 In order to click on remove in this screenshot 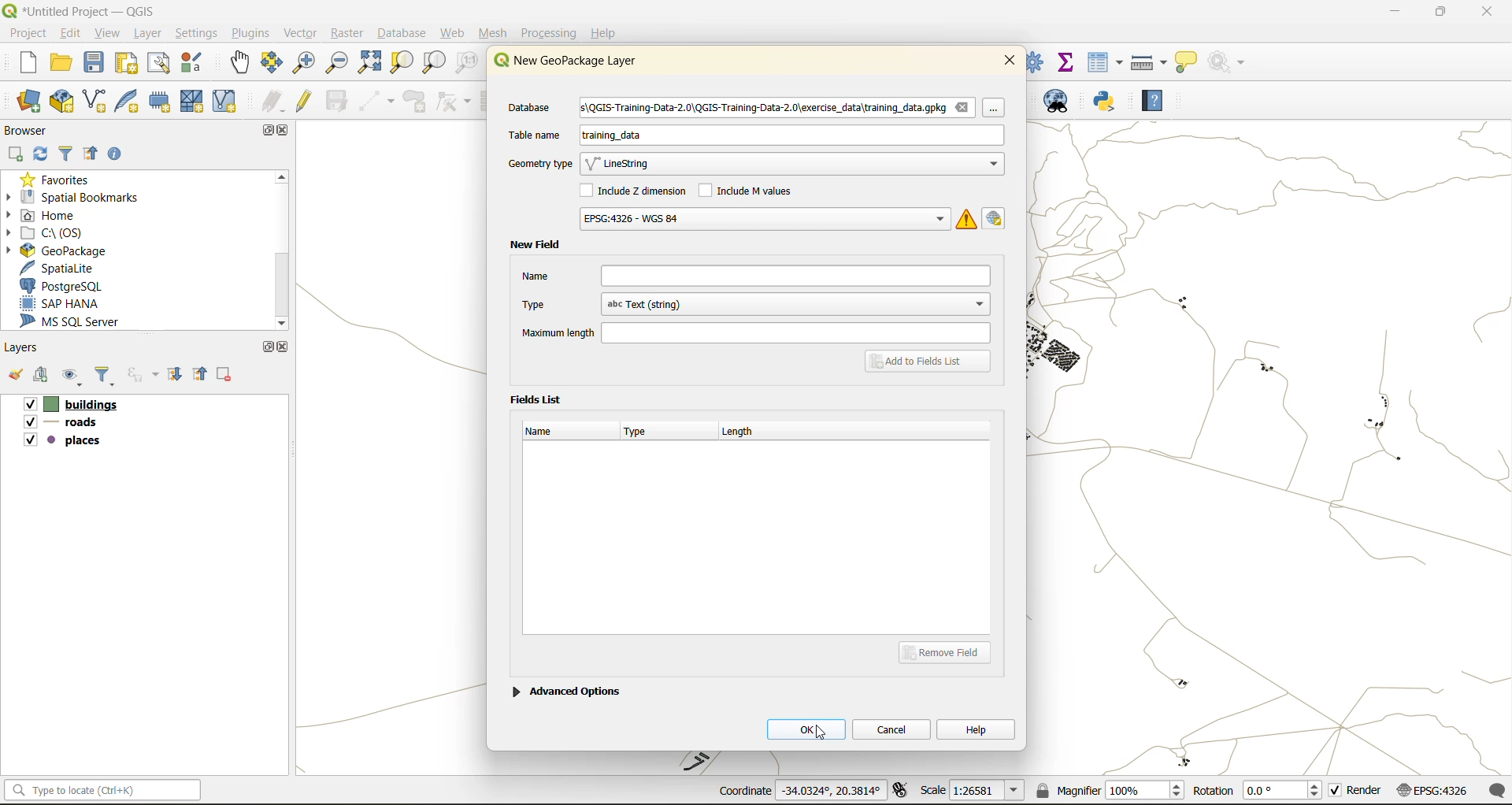, I will do `click(225, 377)`.